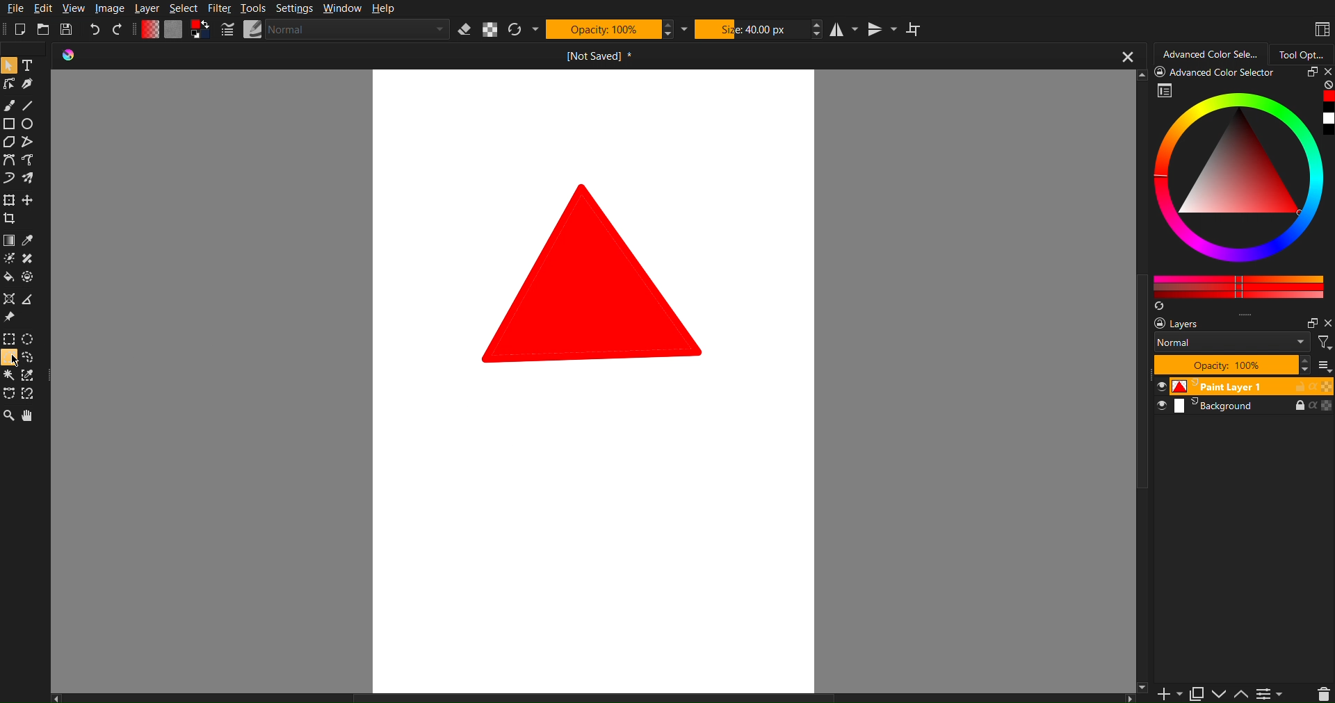 The image size is (1335, 703). What do you see at coordinates (8, 299) in the screenshot?
I see `Shapper` at bounding box center [8, 299].